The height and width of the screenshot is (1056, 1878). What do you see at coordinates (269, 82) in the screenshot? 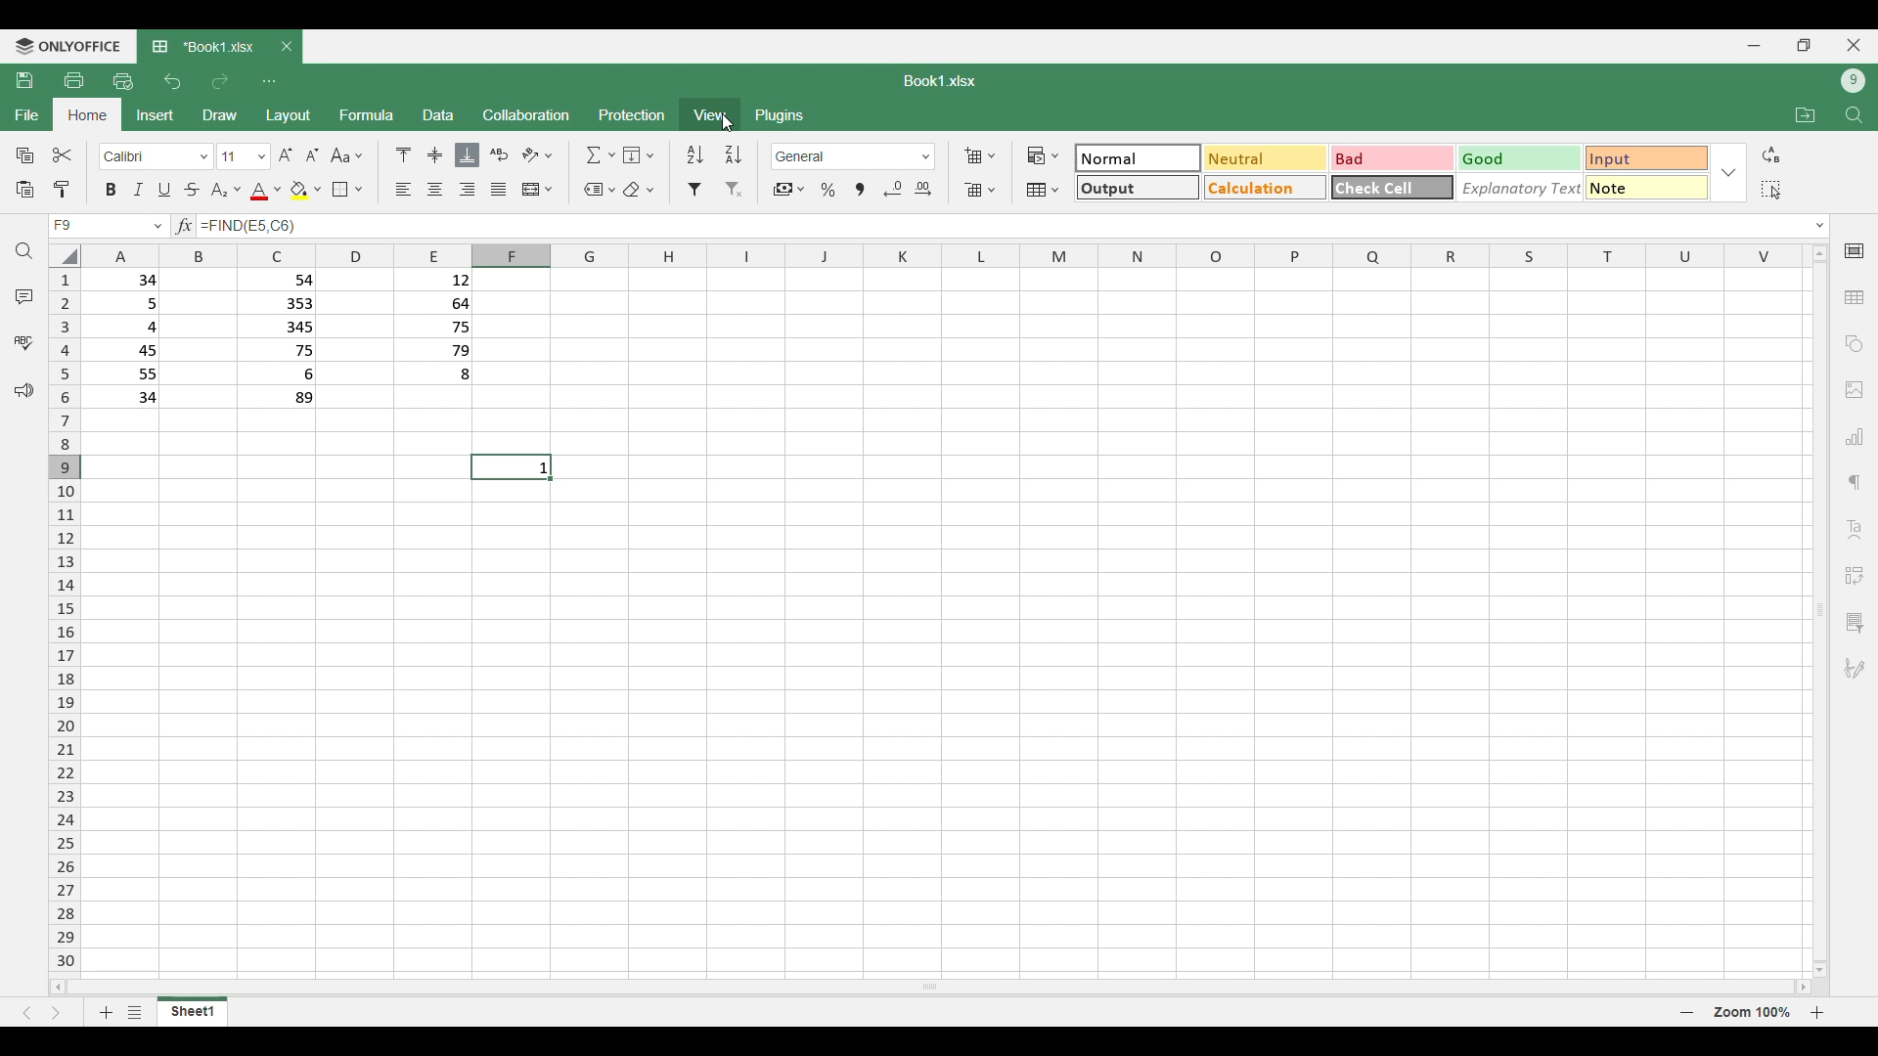
I see `Customize quick access` at bounding box center [269, 82].